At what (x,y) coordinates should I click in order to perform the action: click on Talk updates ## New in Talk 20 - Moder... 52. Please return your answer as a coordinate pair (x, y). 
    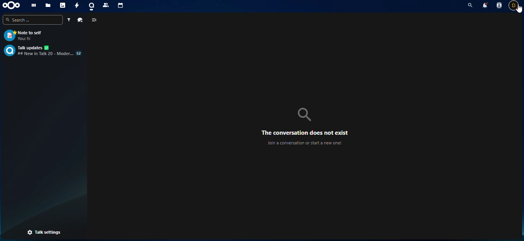
    Looking at the image, I should click on (44, 50).